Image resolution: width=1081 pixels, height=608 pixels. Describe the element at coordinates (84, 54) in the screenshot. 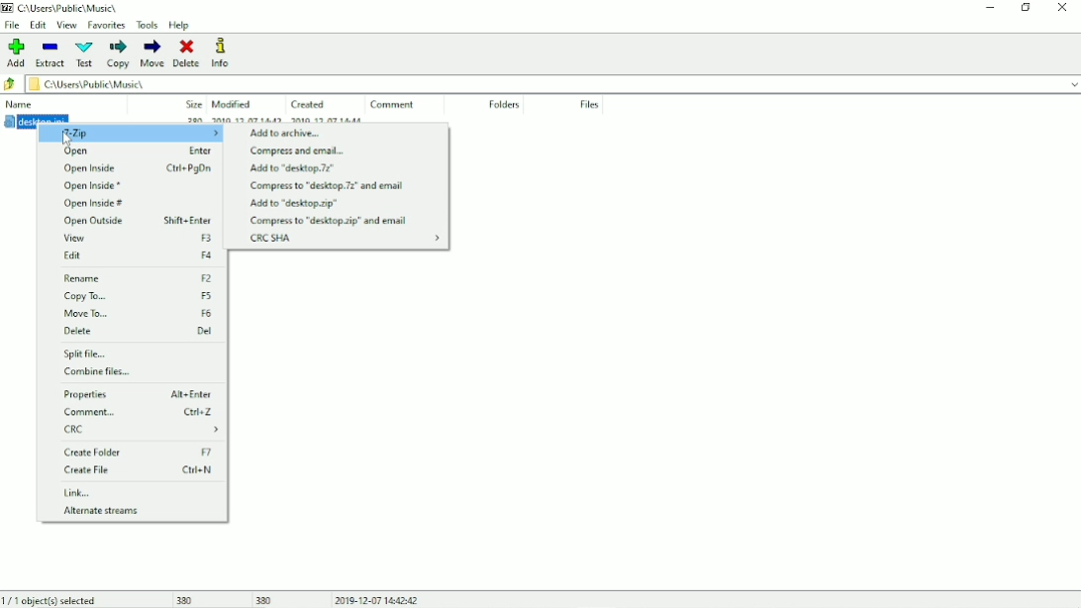

I see `Test` at that location.